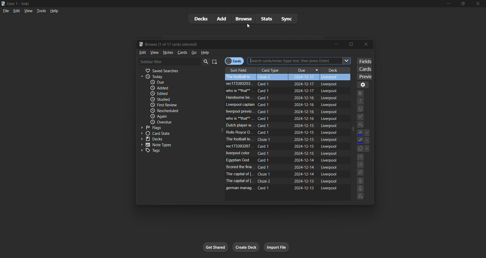 The width and height of the screenshot is (486, 258). What do you see at coordinates (332, 174) in the screenshot?
I see `liverpool` at bounding box center [332, 174].